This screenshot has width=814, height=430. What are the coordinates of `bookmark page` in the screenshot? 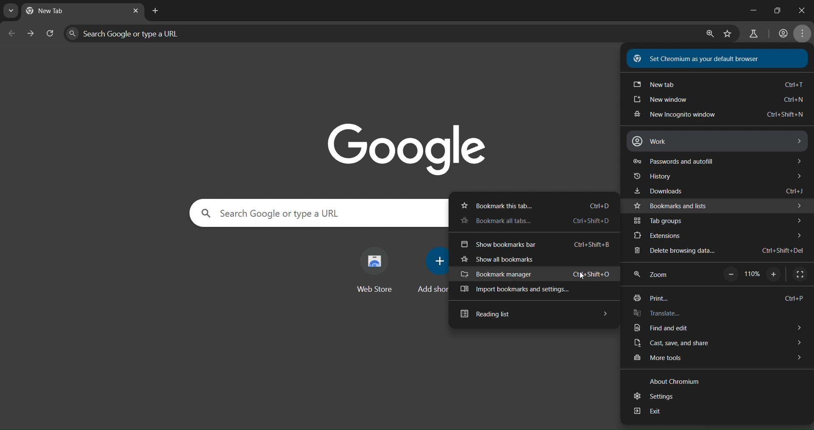 It's located at (728, 34).